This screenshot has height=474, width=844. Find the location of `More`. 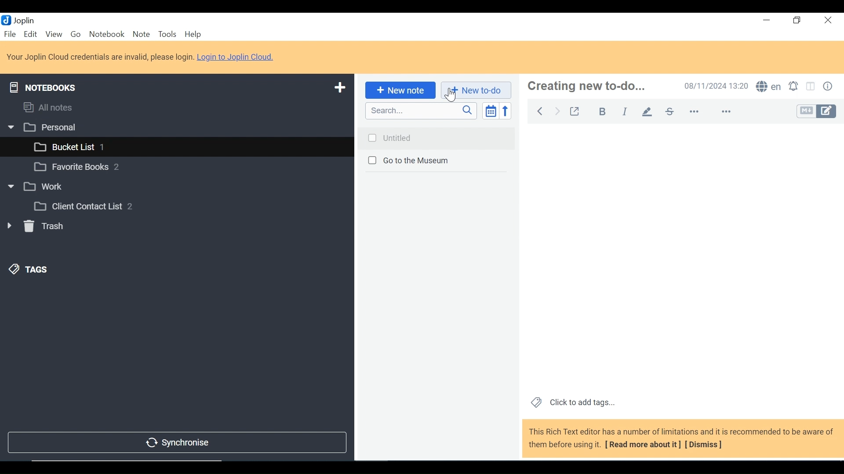

More is located at coordinates (709, 111).